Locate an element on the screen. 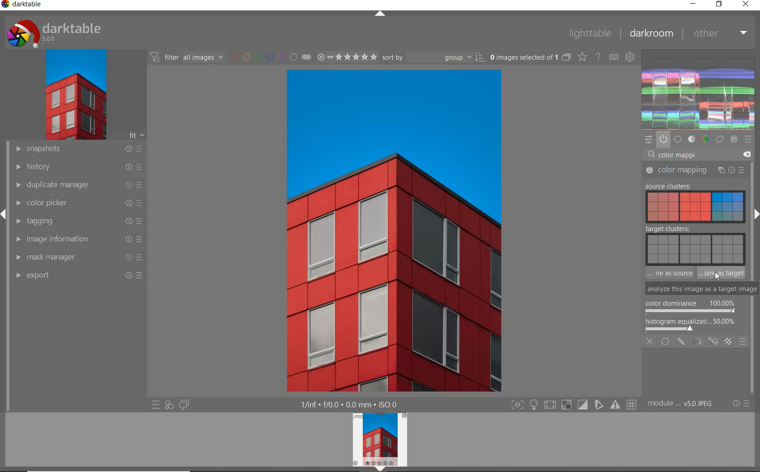 The image size is (760, 472). filter images is located at coordinates (186, 57).